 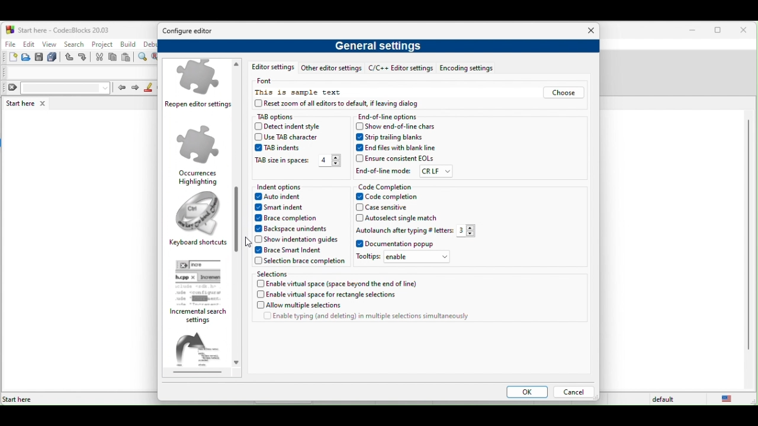 I want to click on build, so click(x=129, y=44).